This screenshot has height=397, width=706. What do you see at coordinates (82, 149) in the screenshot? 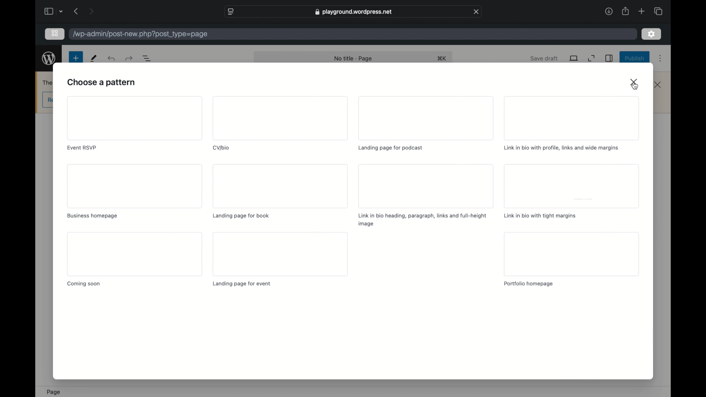
I see `event rsvp` at bounding box center [82, 149].